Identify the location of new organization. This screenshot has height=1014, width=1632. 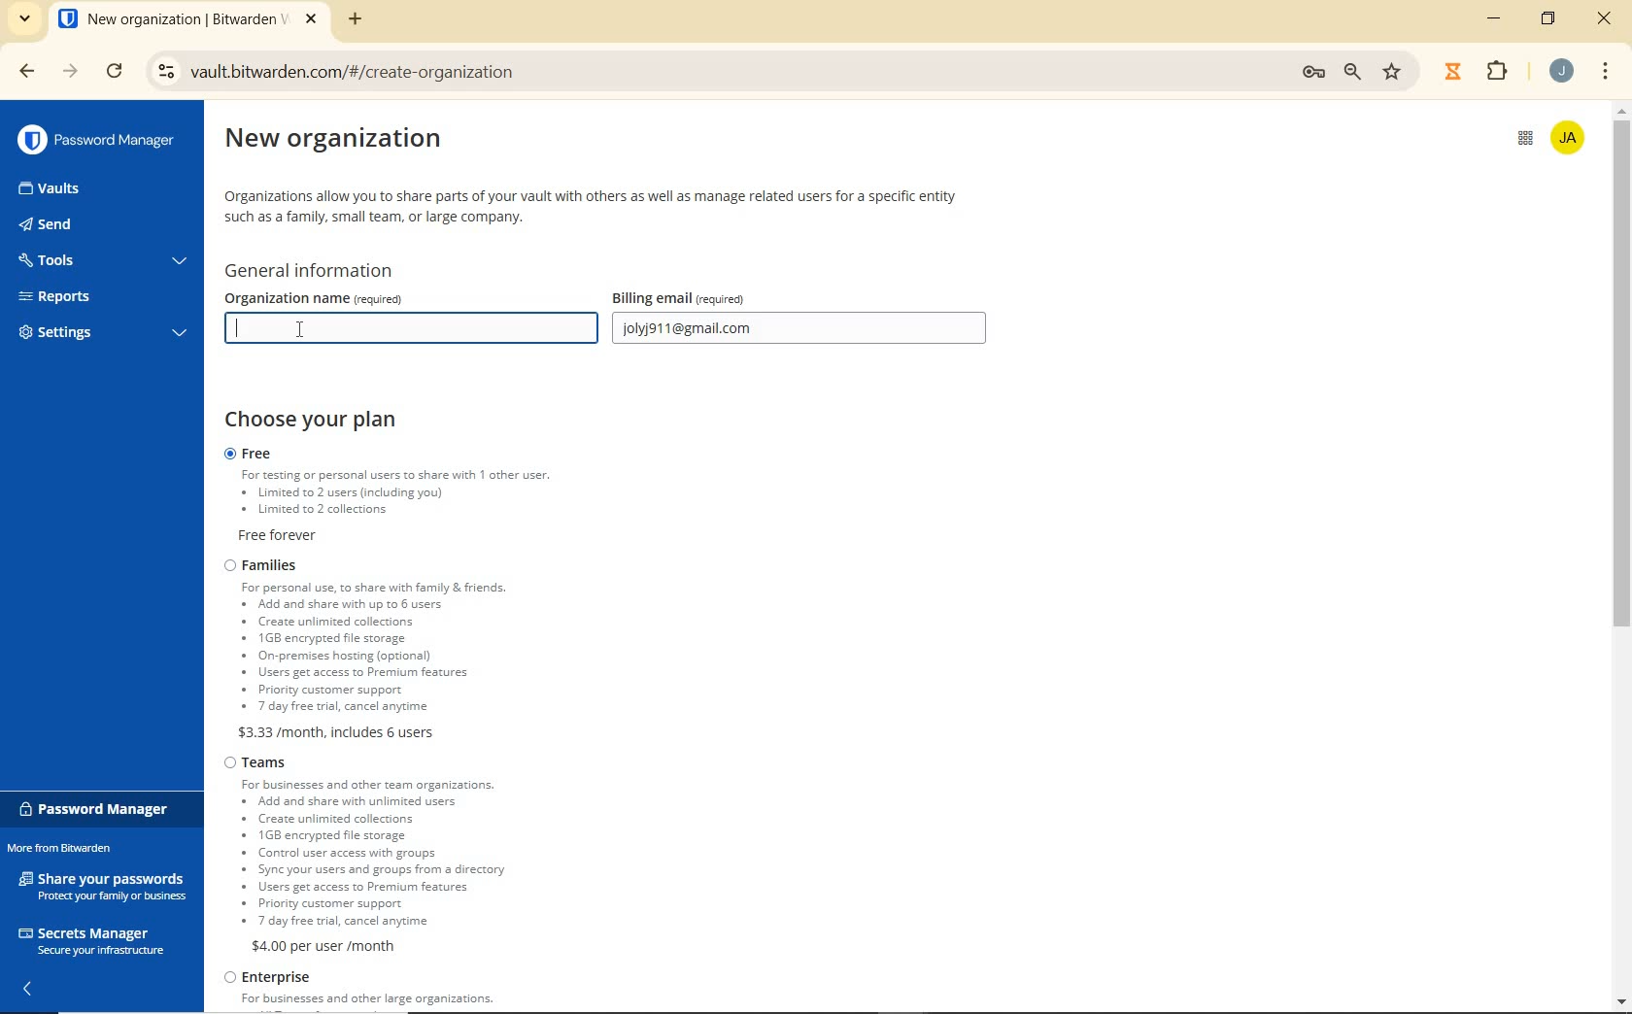
(352, 144).